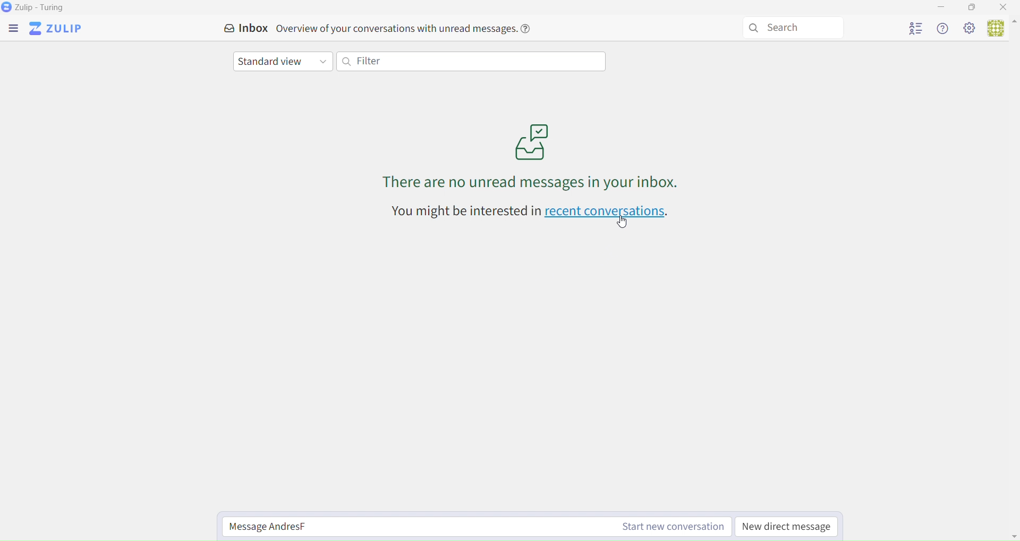  I want to click on Minimize, so click(939, 8).